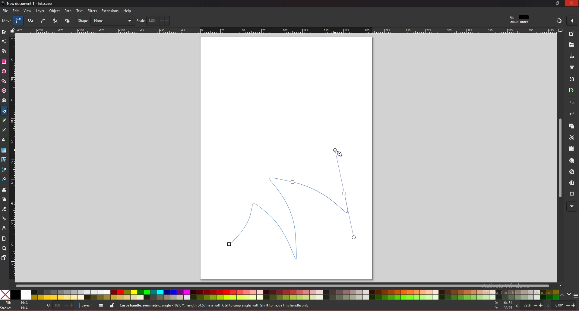  What do you see at coordinates (559, 158) in the screenshot?
I see `scroll bar` at bounding box center [559, 158].